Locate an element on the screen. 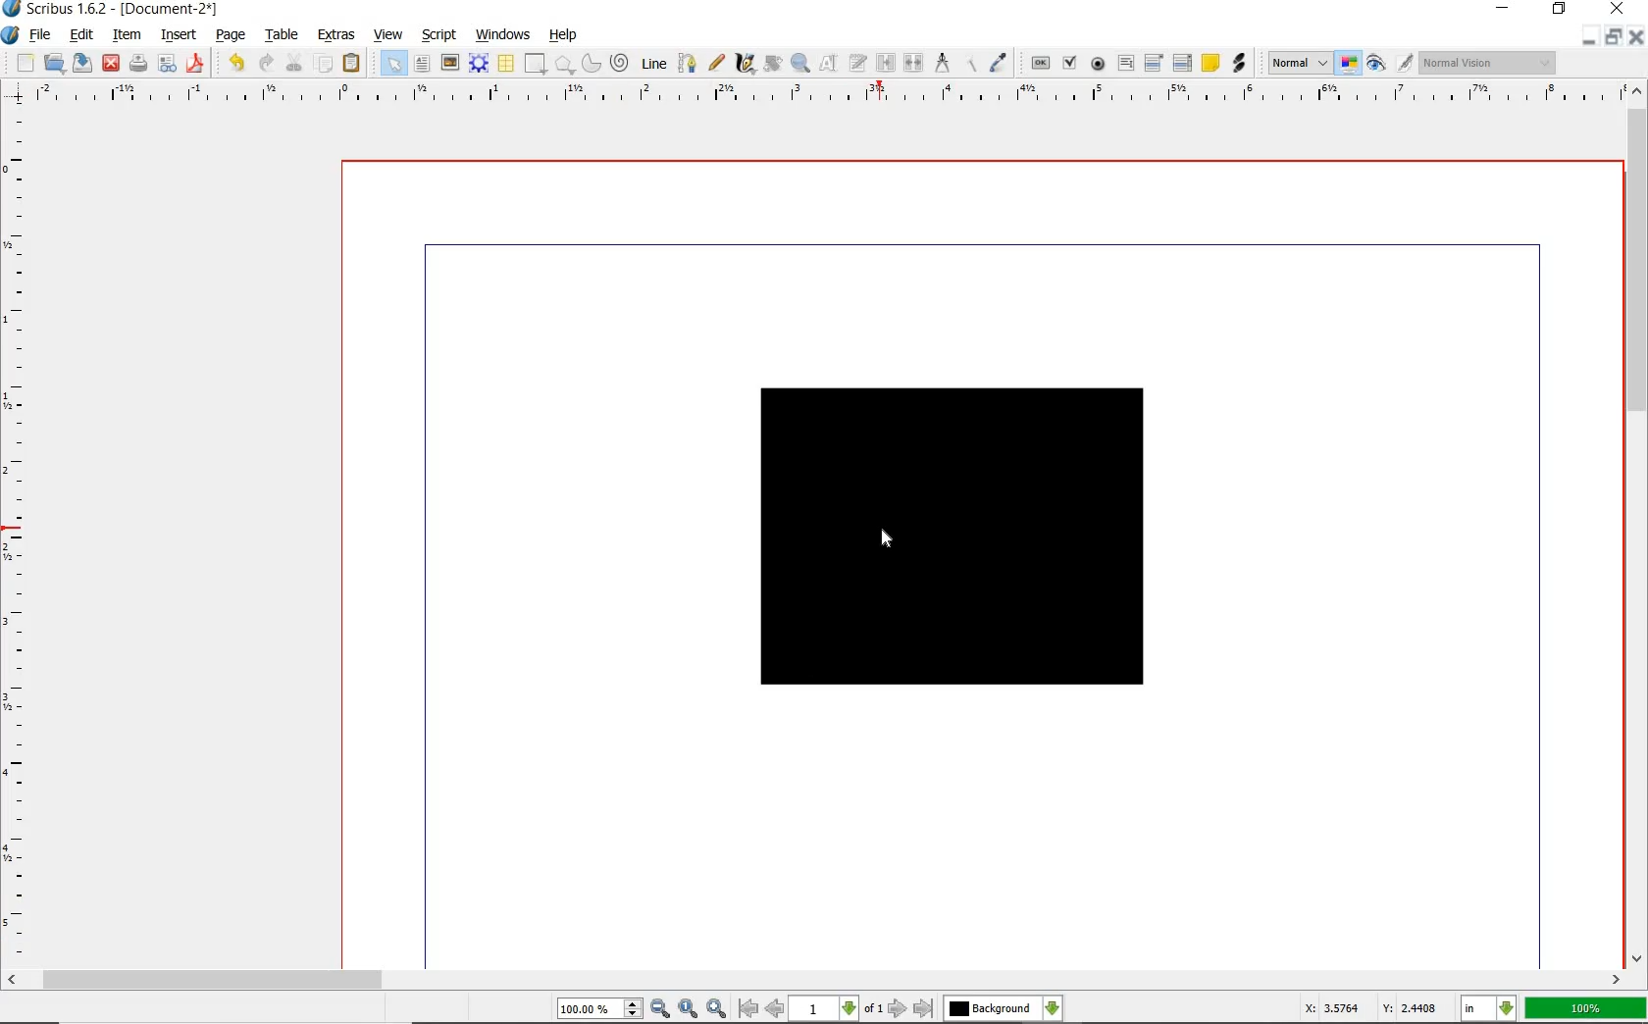 This screenshot has height=1024, width=1648. zoom in is located at coordinates (716, 1006).